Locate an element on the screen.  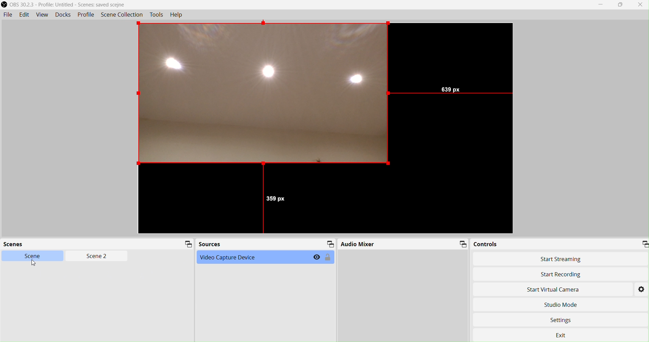
box is located at coordinates (622, 5).